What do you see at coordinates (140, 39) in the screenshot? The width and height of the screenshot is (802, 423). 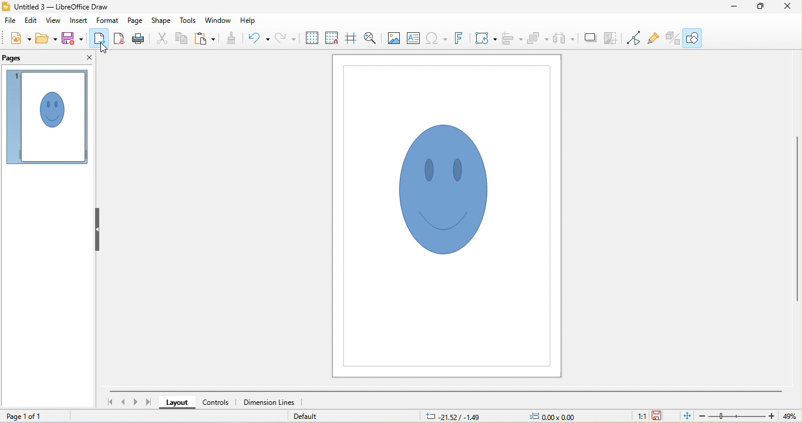 I see `print` at bounding box center [140, 39].